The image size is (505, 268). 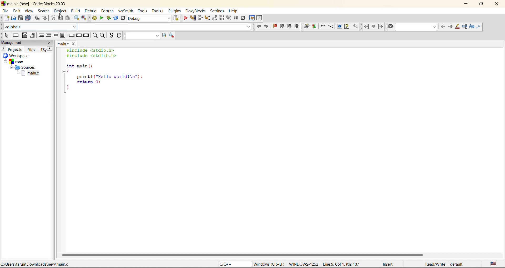 What do you see at coordinates (143, 36) in the screenshot?
I see `text to search` at bounding box center [143, 36].